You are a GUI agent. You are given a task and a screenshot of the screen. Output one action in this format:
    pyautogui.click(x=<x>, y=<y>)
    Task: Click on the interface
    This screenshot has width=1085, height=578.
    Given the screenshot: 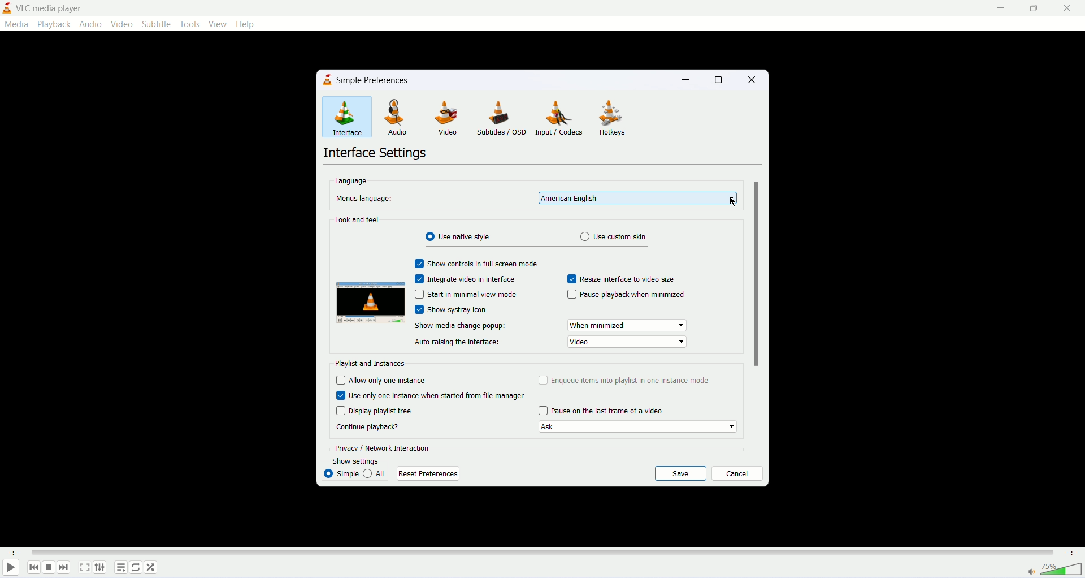 What is the action you would take?
    pyautogui.click(x=342, y=118)
    